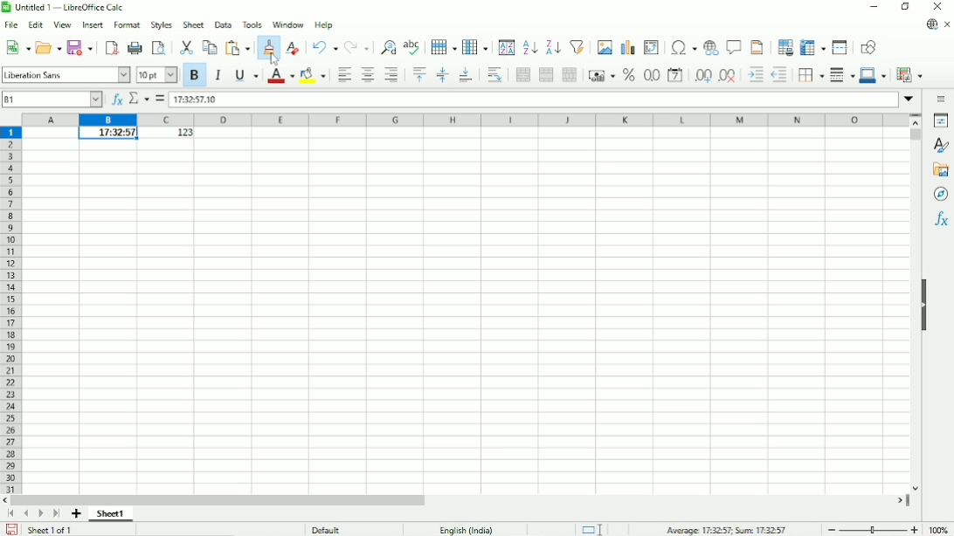 This screenshot has height=536, width=954. Describe the element at coordinates (942, 195) in the screenshot. I see `Navigator` at that location.